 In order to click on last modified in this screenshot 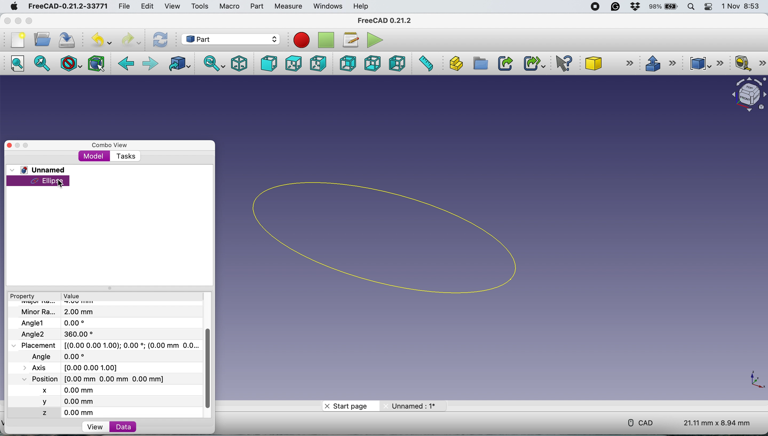, I will do `click(67, 356)`.